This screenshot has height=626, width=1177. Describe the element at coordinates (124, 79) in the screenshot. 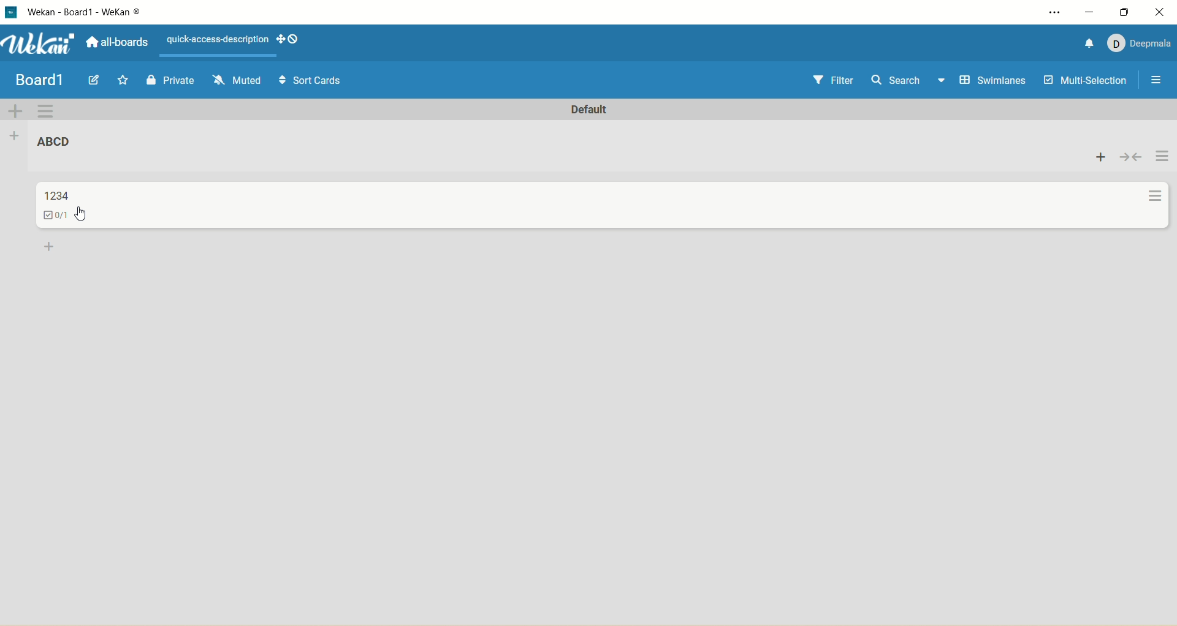

I see `favorite` at that location.